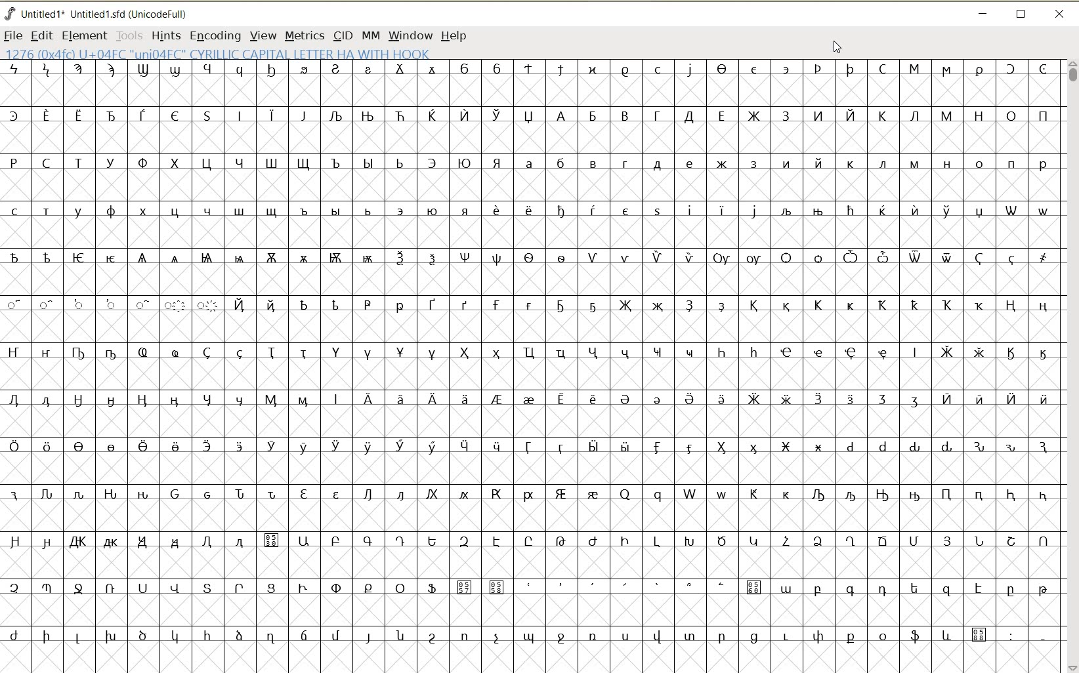  I want to click on ENCODING, so click(215, 35).